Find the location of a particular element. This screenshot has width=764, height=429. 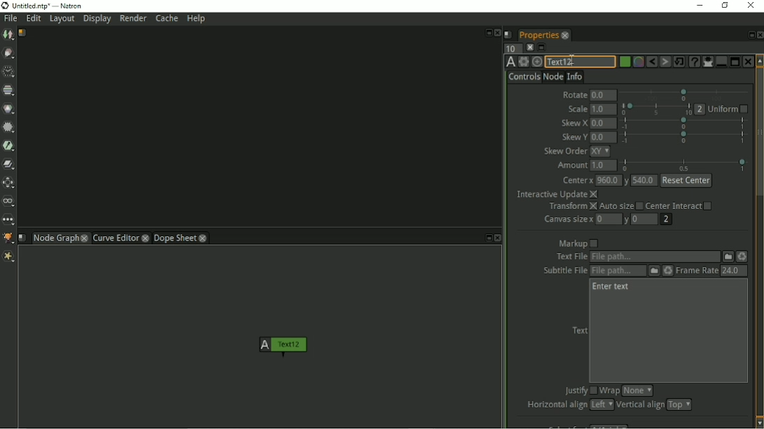

selection bar is located at coordinates (684, 123).